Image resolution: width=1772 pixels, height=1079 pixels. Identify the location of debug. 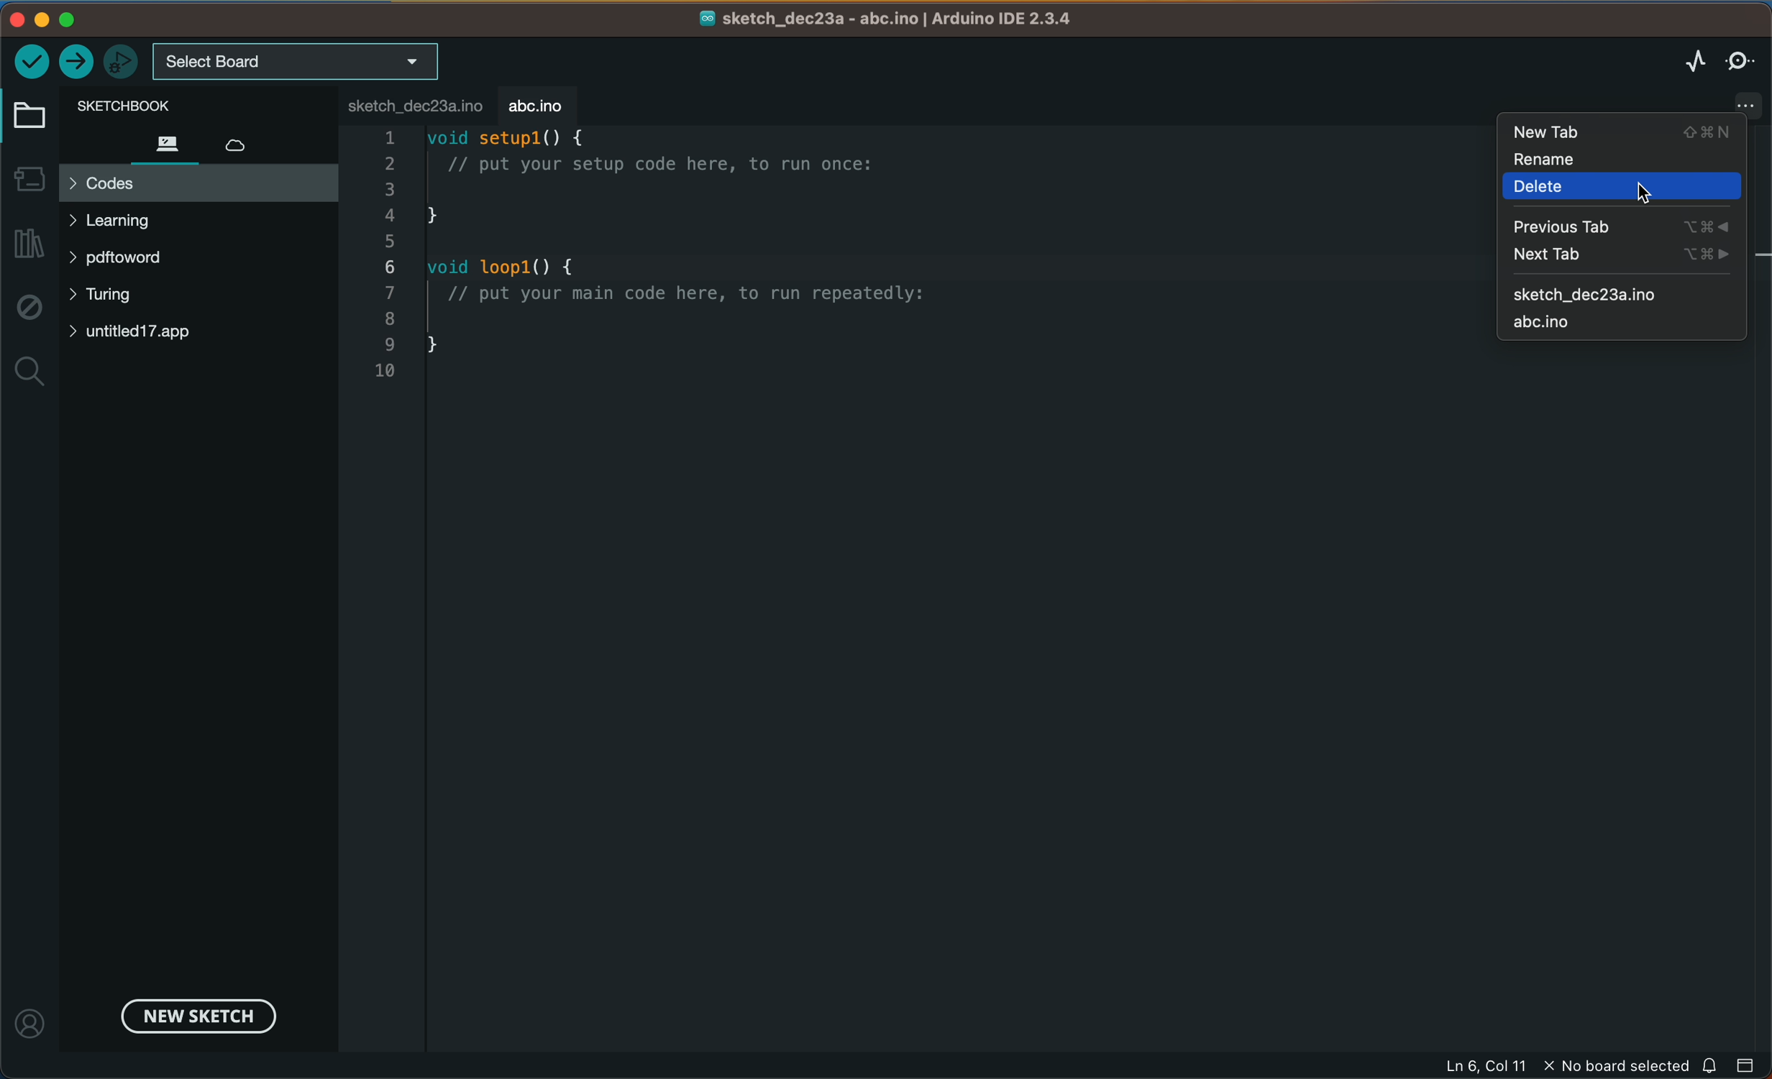
(27, 308).